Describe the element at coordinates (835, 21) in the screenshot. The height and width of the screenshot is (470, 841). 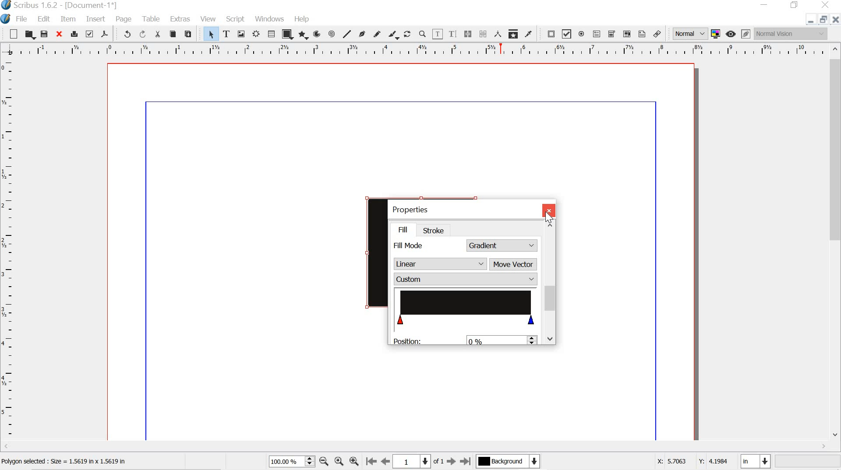
I see `close` at that location.